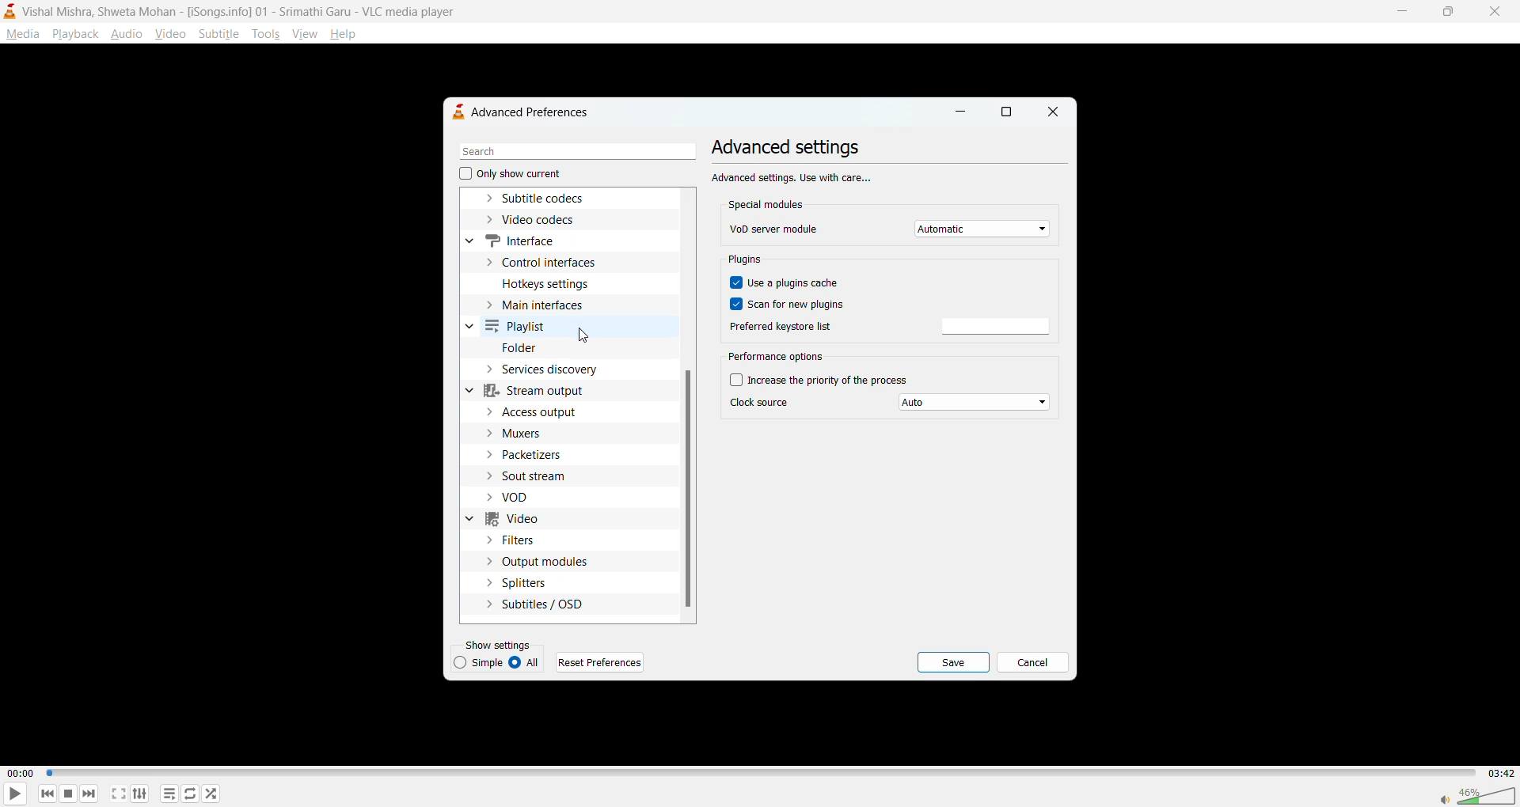 Image resolution: width=1520 pixels, height=807 pixels. Describe the element at coordinates (346, 36) in the screenshot. I see `help` at that location.